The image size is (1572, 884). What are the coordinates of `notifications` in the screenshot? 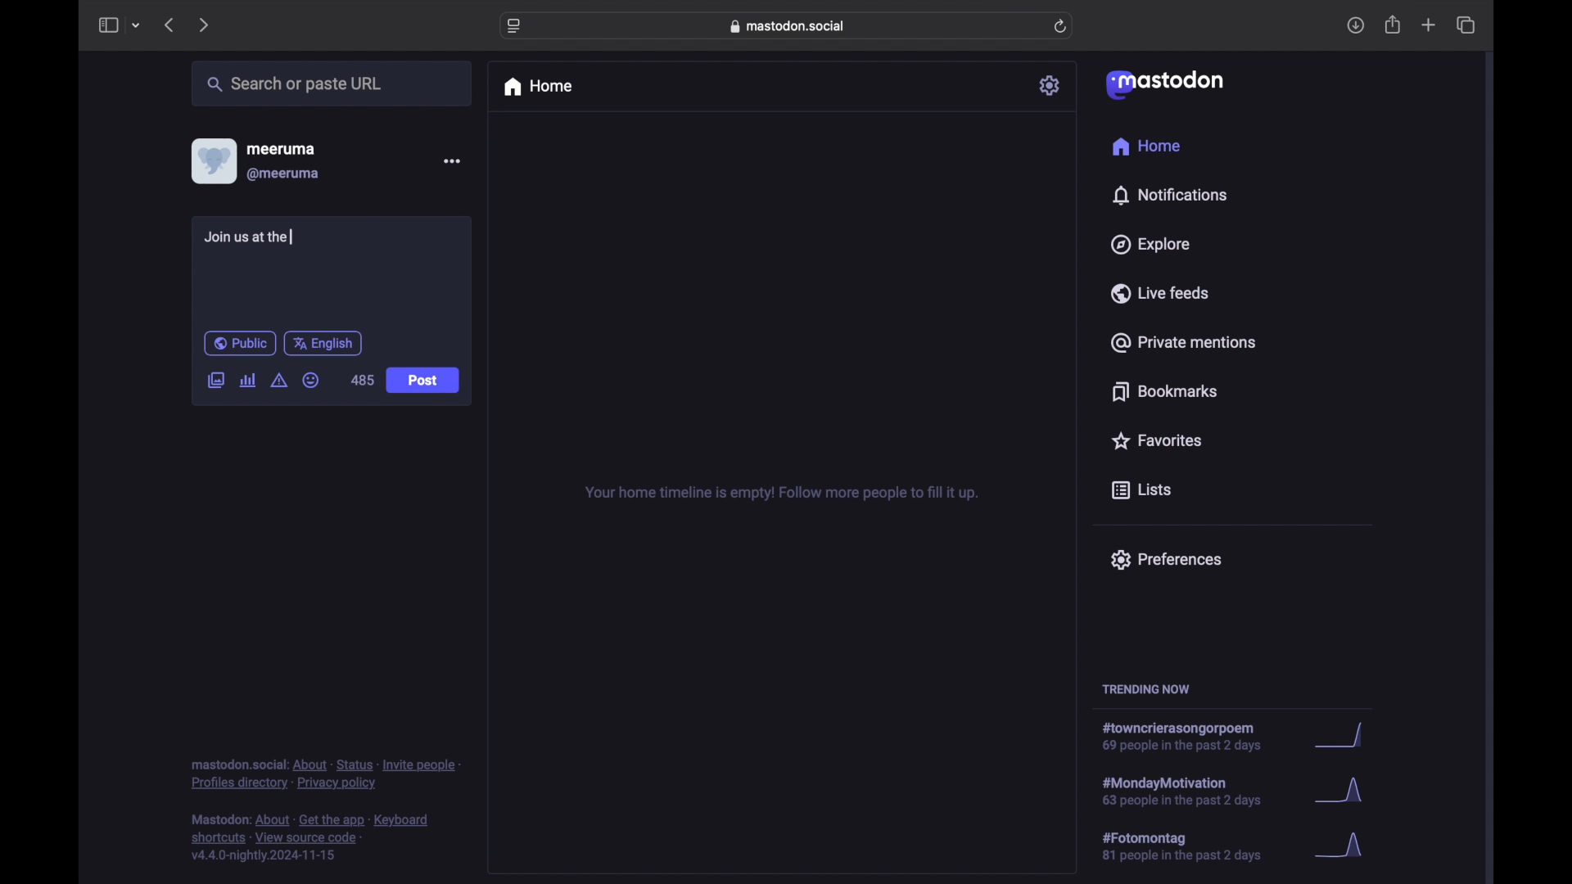 It's located at (1169, 195).